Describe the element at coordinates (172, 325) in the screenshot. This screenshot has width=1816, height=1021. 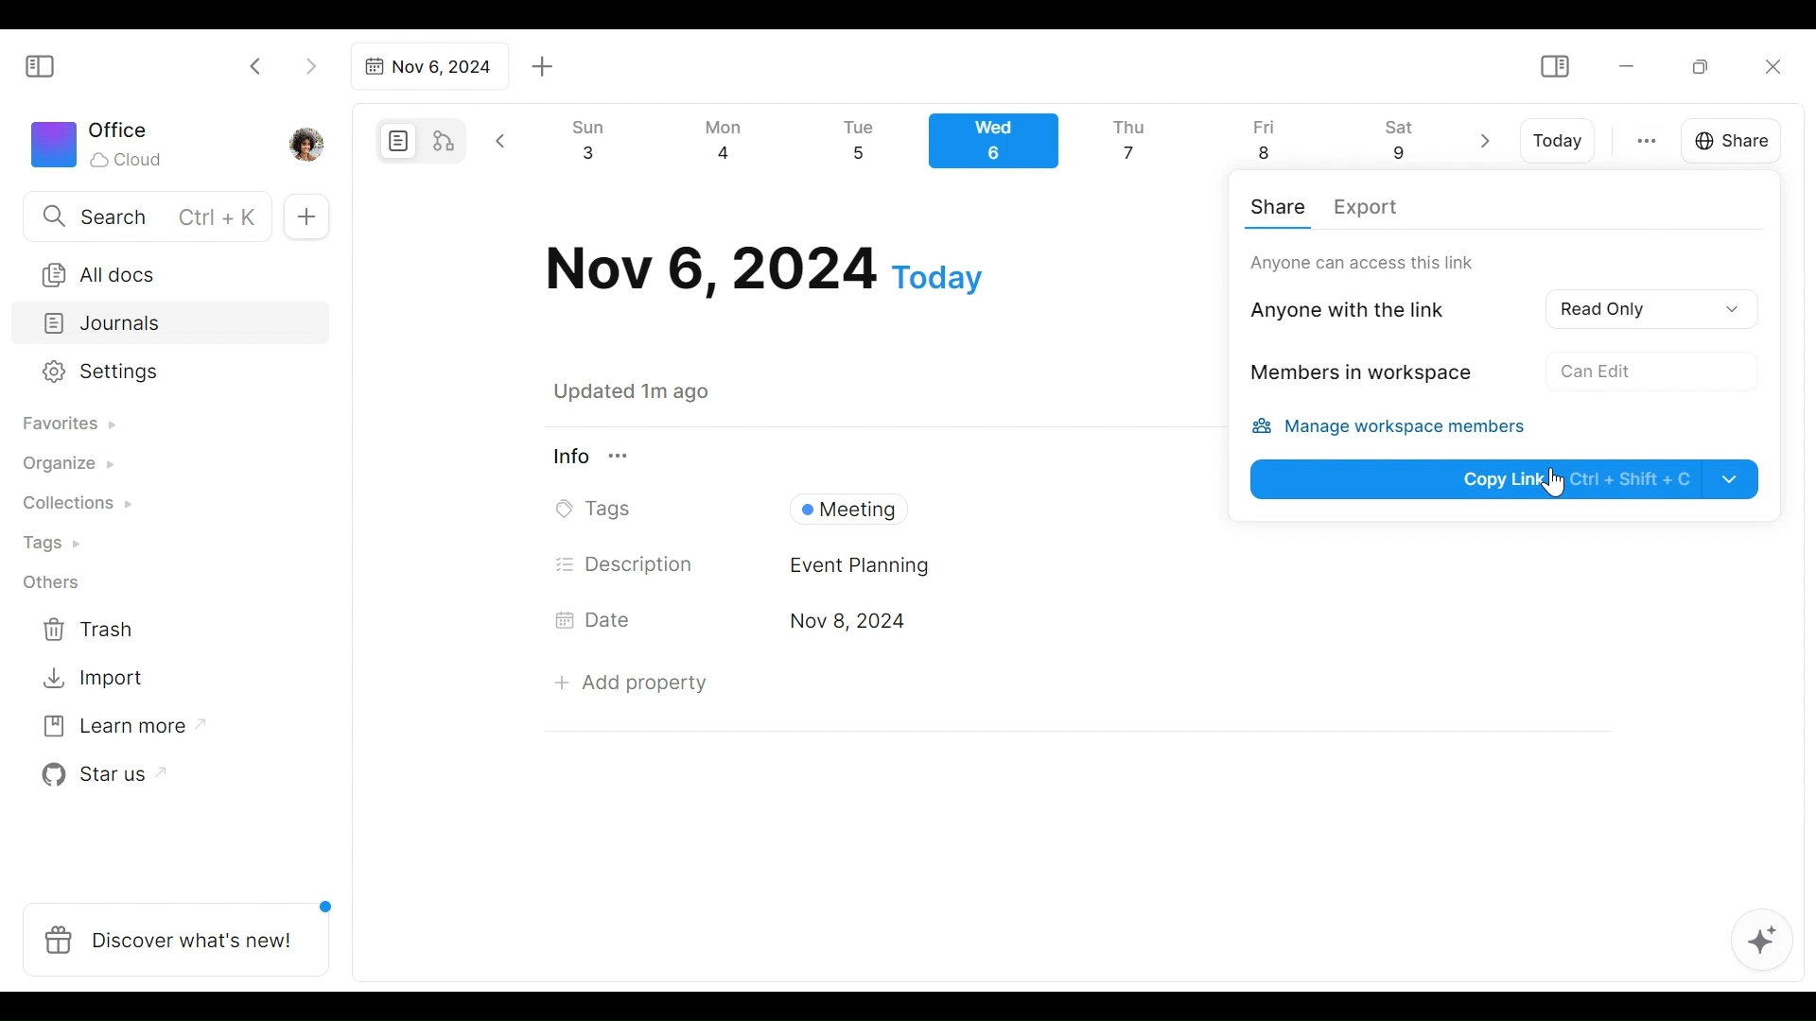
I see `Journals` at that location.